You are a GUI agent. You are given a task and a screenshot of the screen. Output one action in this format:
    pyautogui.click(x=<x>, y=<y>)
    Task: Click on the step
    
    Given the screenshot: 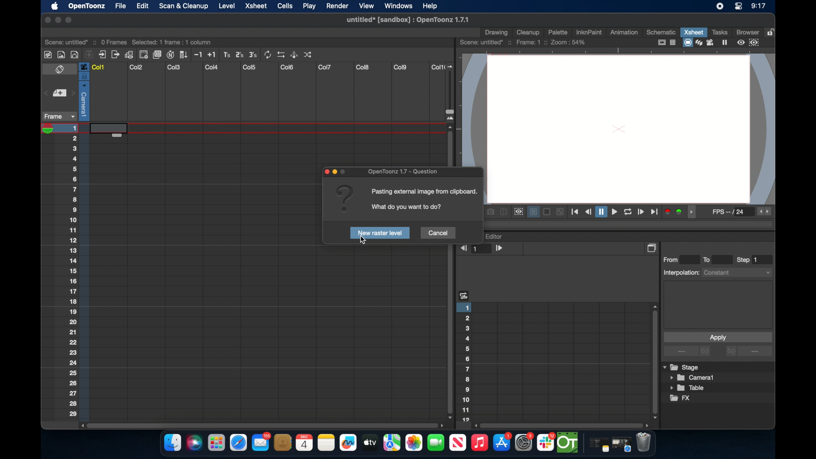 What is the action you would take?
    pyautogui.click(x=748, y=260)
    